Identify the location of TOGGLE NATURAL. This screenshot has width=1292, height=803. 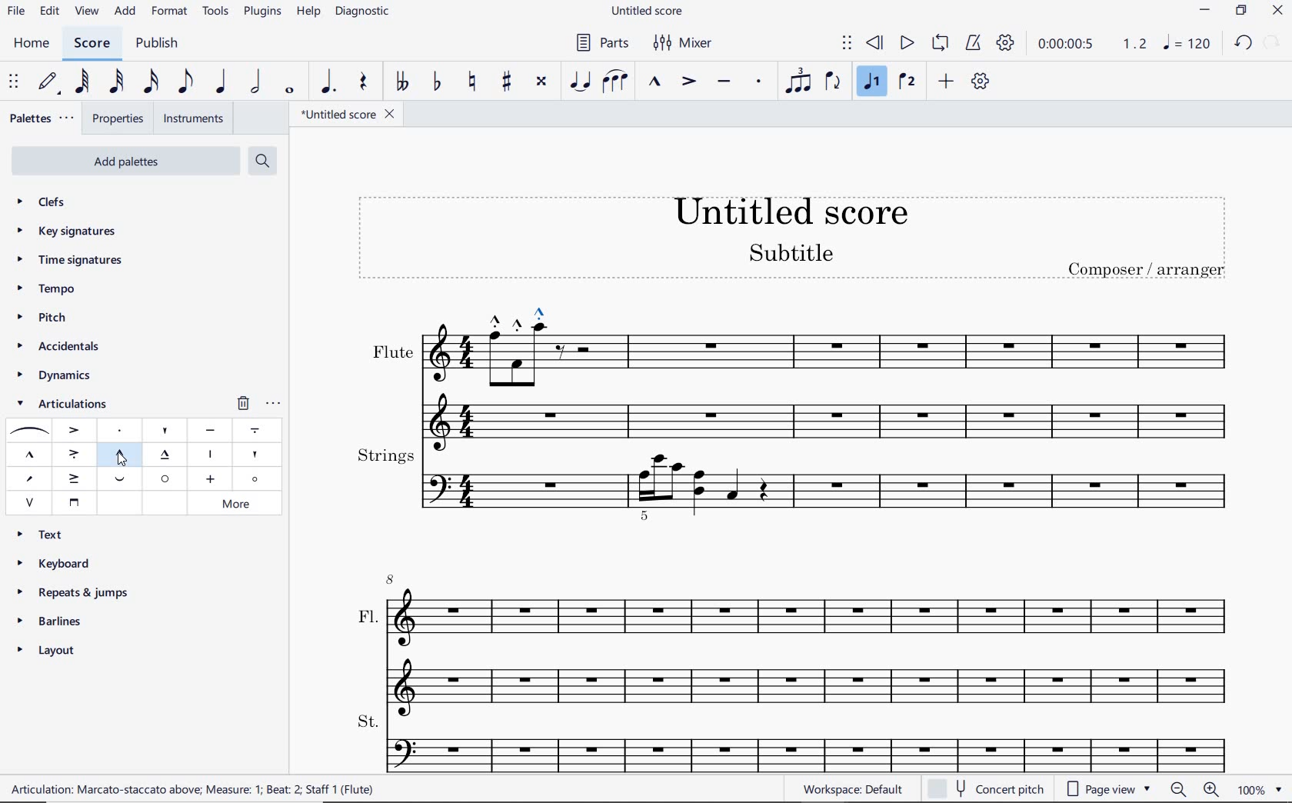
(472, 82).